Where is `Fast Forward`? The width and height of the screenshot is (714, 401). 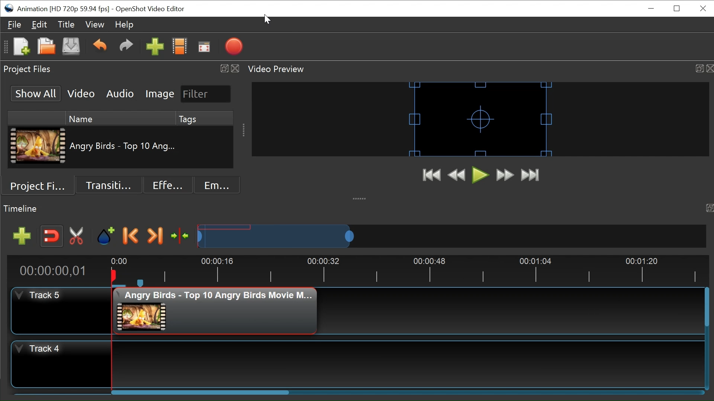 Fast Forward is located at coordinates (505, 175).